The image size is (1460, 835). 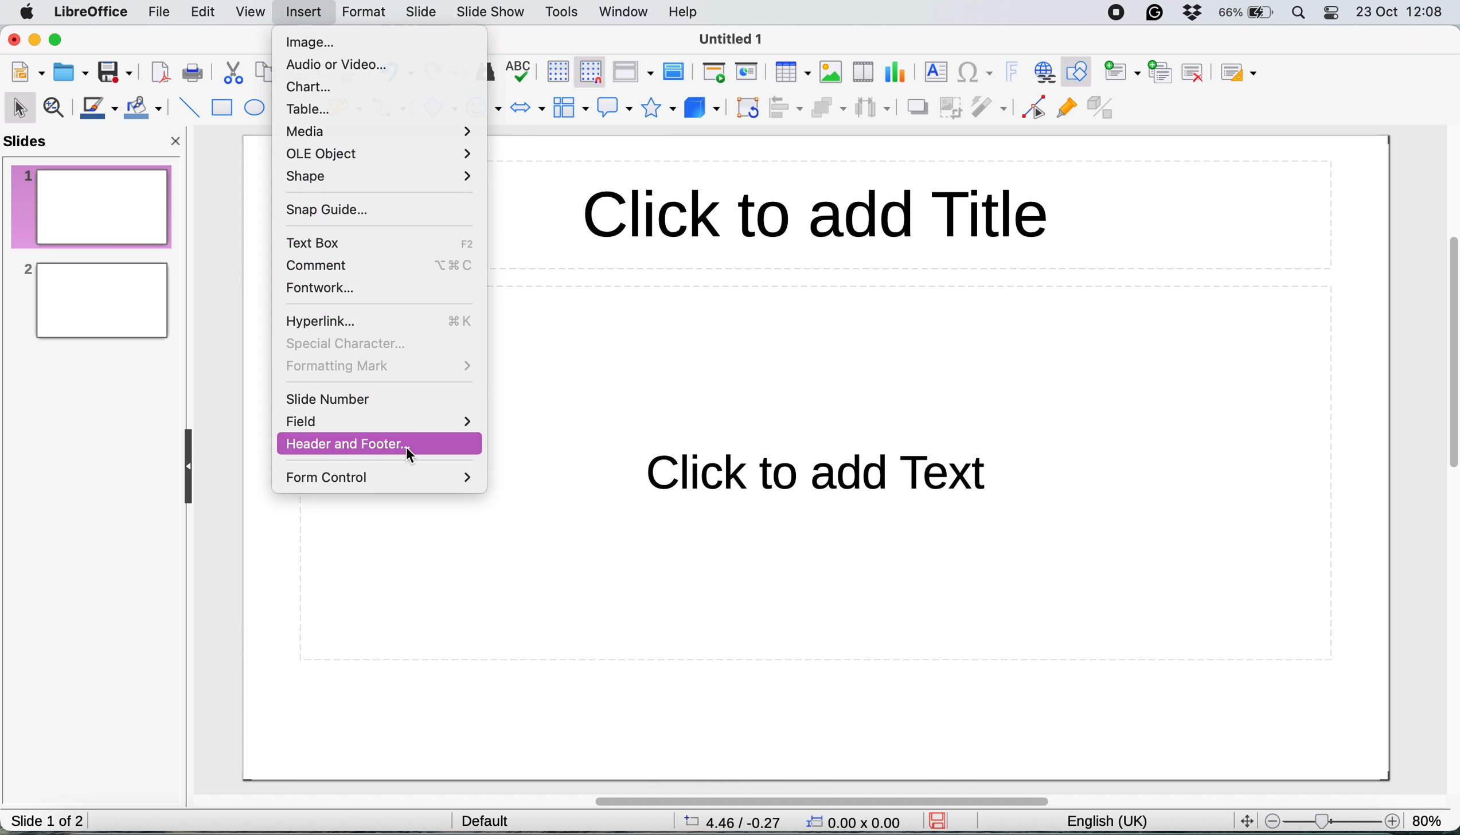 What do you see at coordinates (345, 344) in the screenshot?
I see `special character` at bounding box center [345, 344].